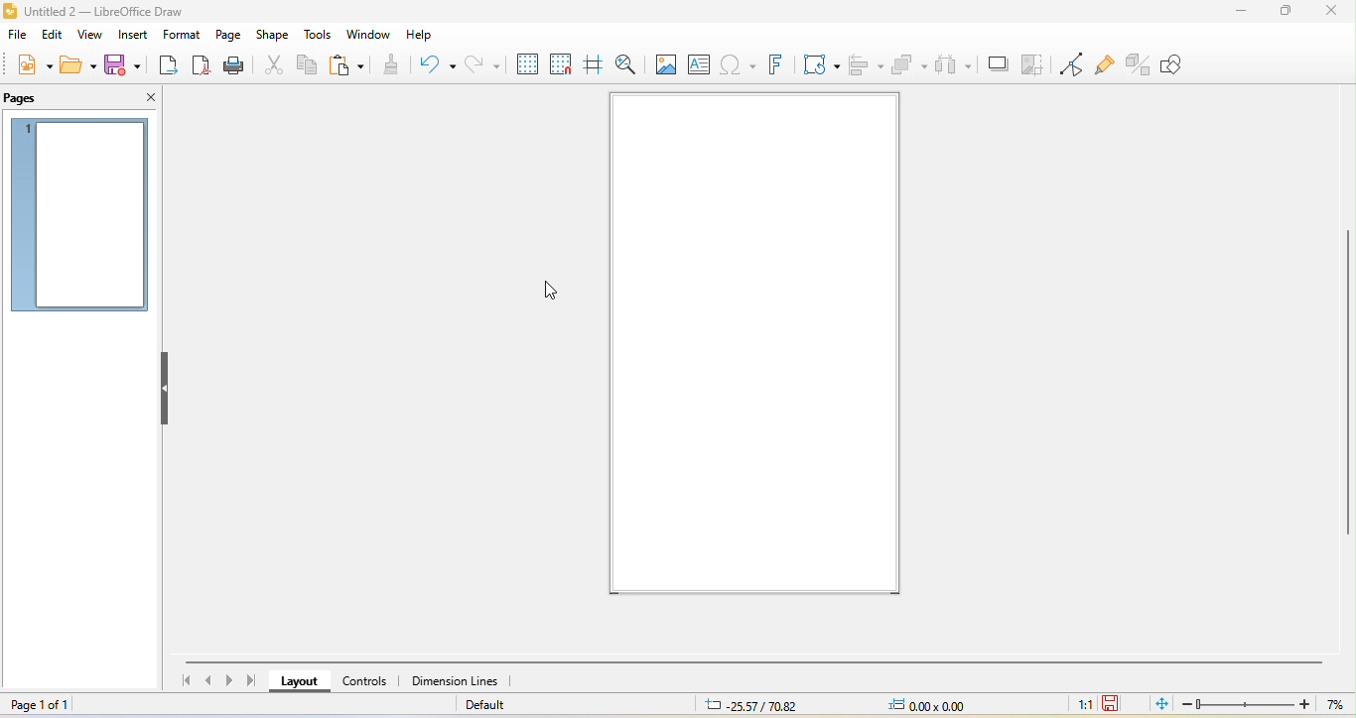 The height and width of the screenshot is (718, 1356). What do you see at coordinates (497, 707) in the screenshot?
I see `default` at bounding box center [497, 707].